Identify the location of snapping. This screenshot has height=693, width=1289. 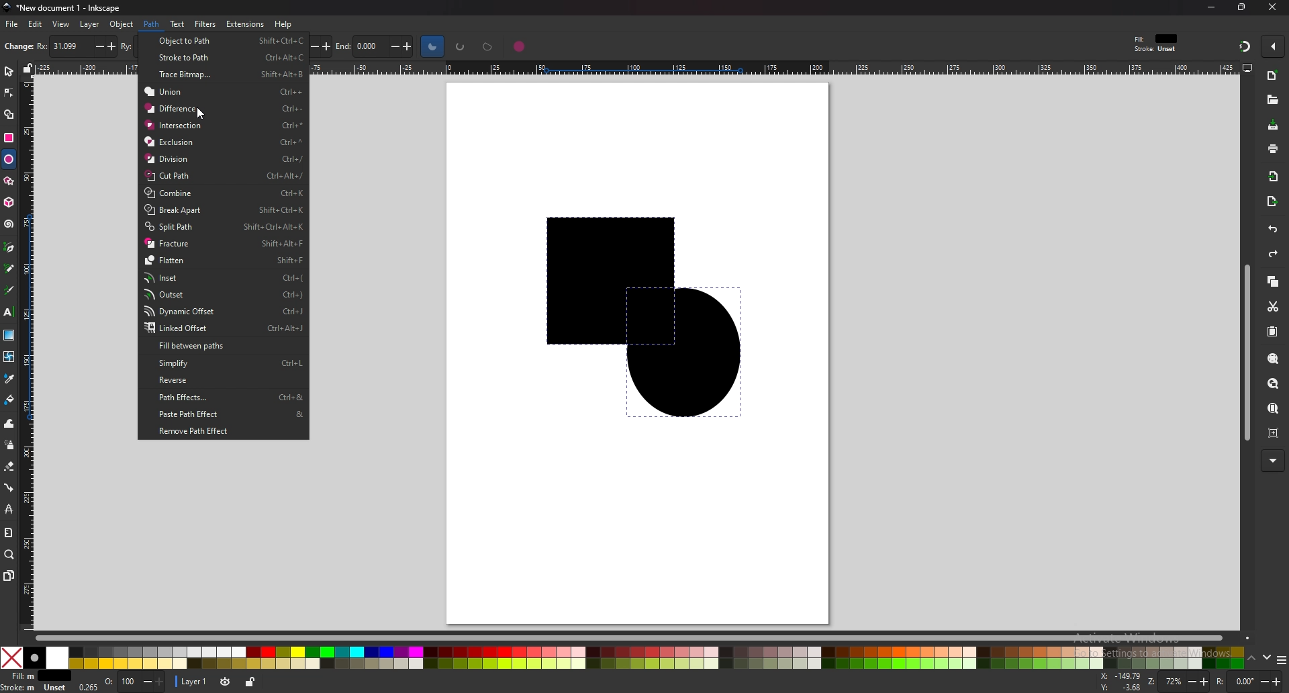
(1243, 46).